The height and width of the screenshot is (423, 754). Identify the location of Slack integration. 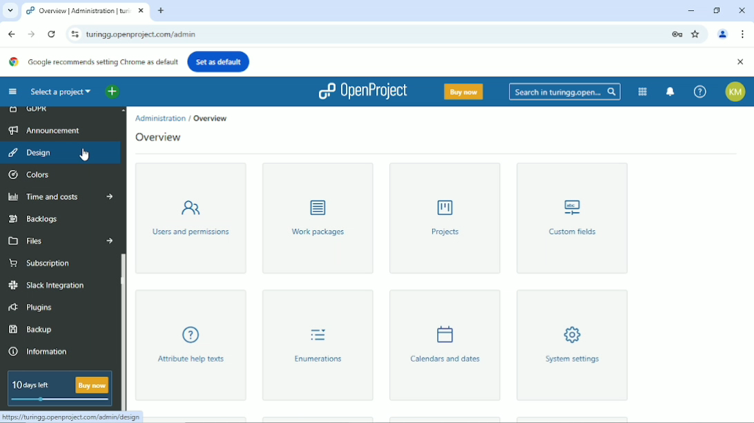
(47, 285).